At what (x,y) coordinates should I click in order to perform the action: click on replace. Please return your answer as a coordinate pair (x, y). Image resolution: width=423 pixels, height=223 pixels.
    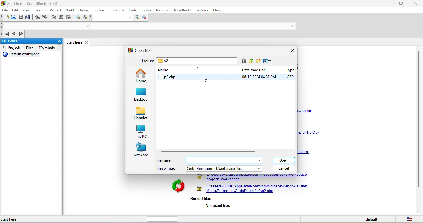
    Looking at the image, I should click on (87, 17).